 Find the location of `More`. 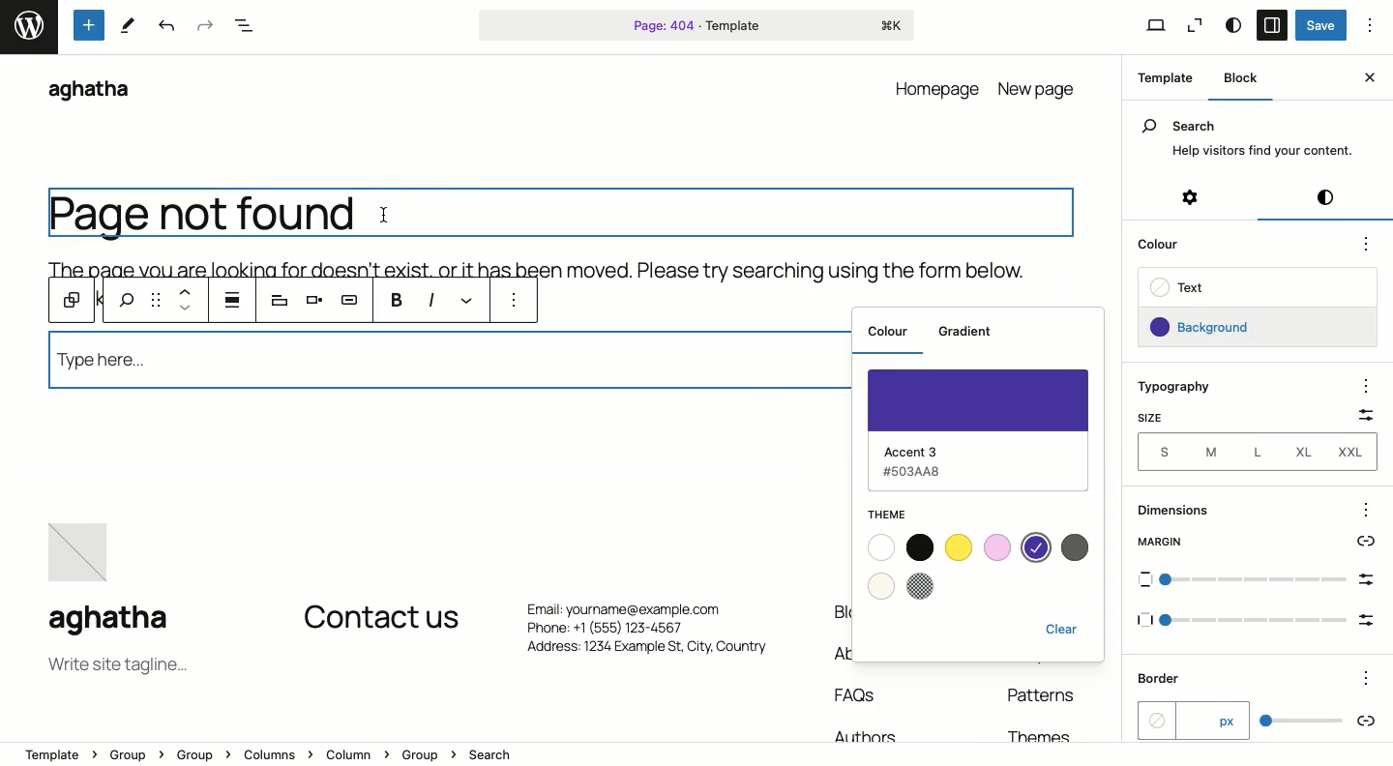

More is located at coordinates (519, 302).